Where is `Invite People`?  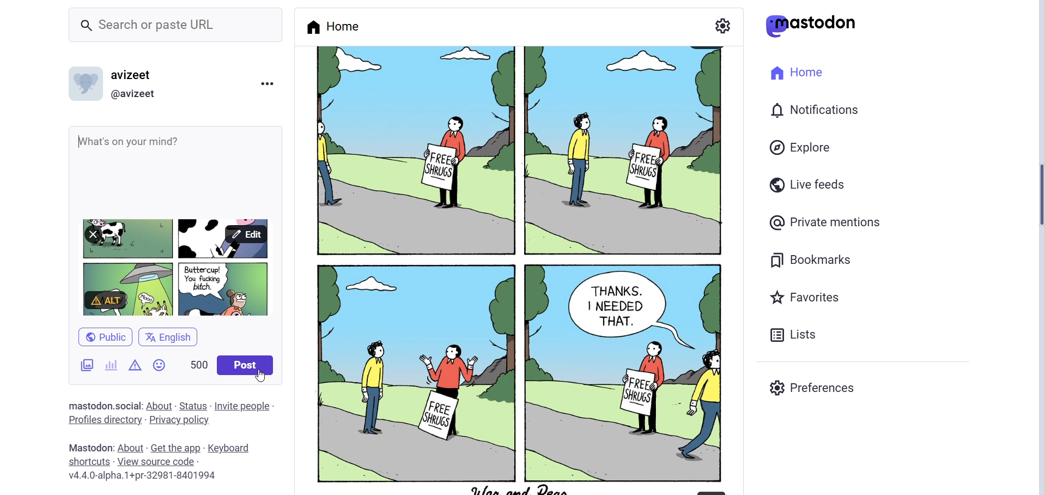 Invite People is located at coordinates (246, 407).